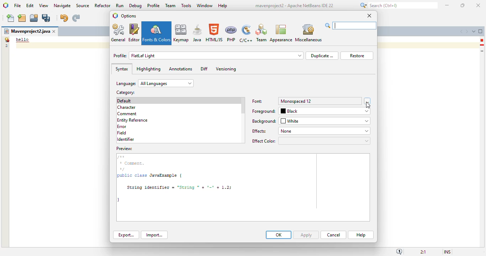 This screenshot has width=486, height=256. Describe the element at coordinates (204, 69) in the screenshot. I see `diff` at that location.